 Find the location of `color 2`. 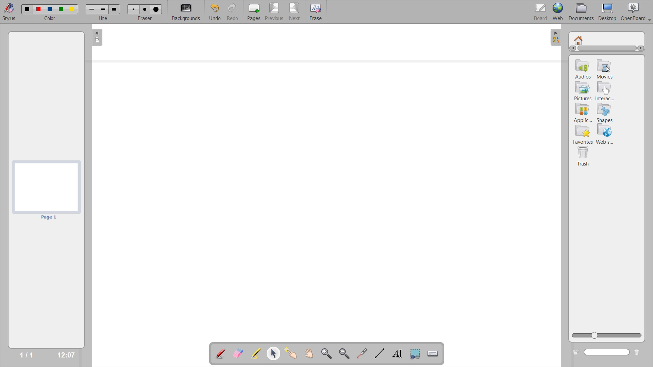

color 2 is located at coordinates (39, 9).